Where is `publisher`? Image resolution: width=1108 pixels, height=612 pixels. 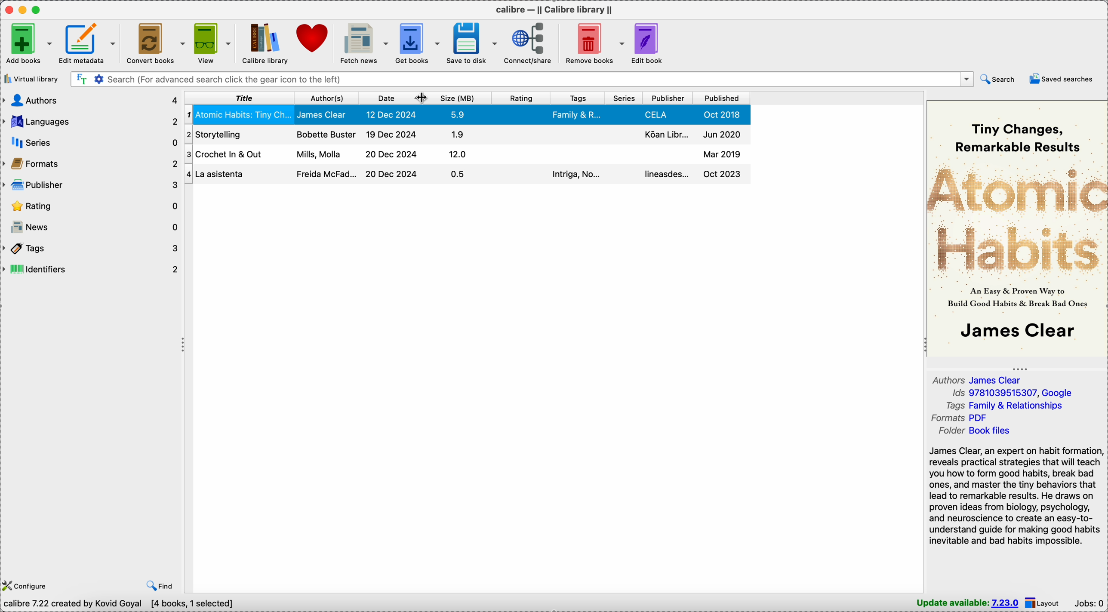 publisher is located at coordinates (669, 98).